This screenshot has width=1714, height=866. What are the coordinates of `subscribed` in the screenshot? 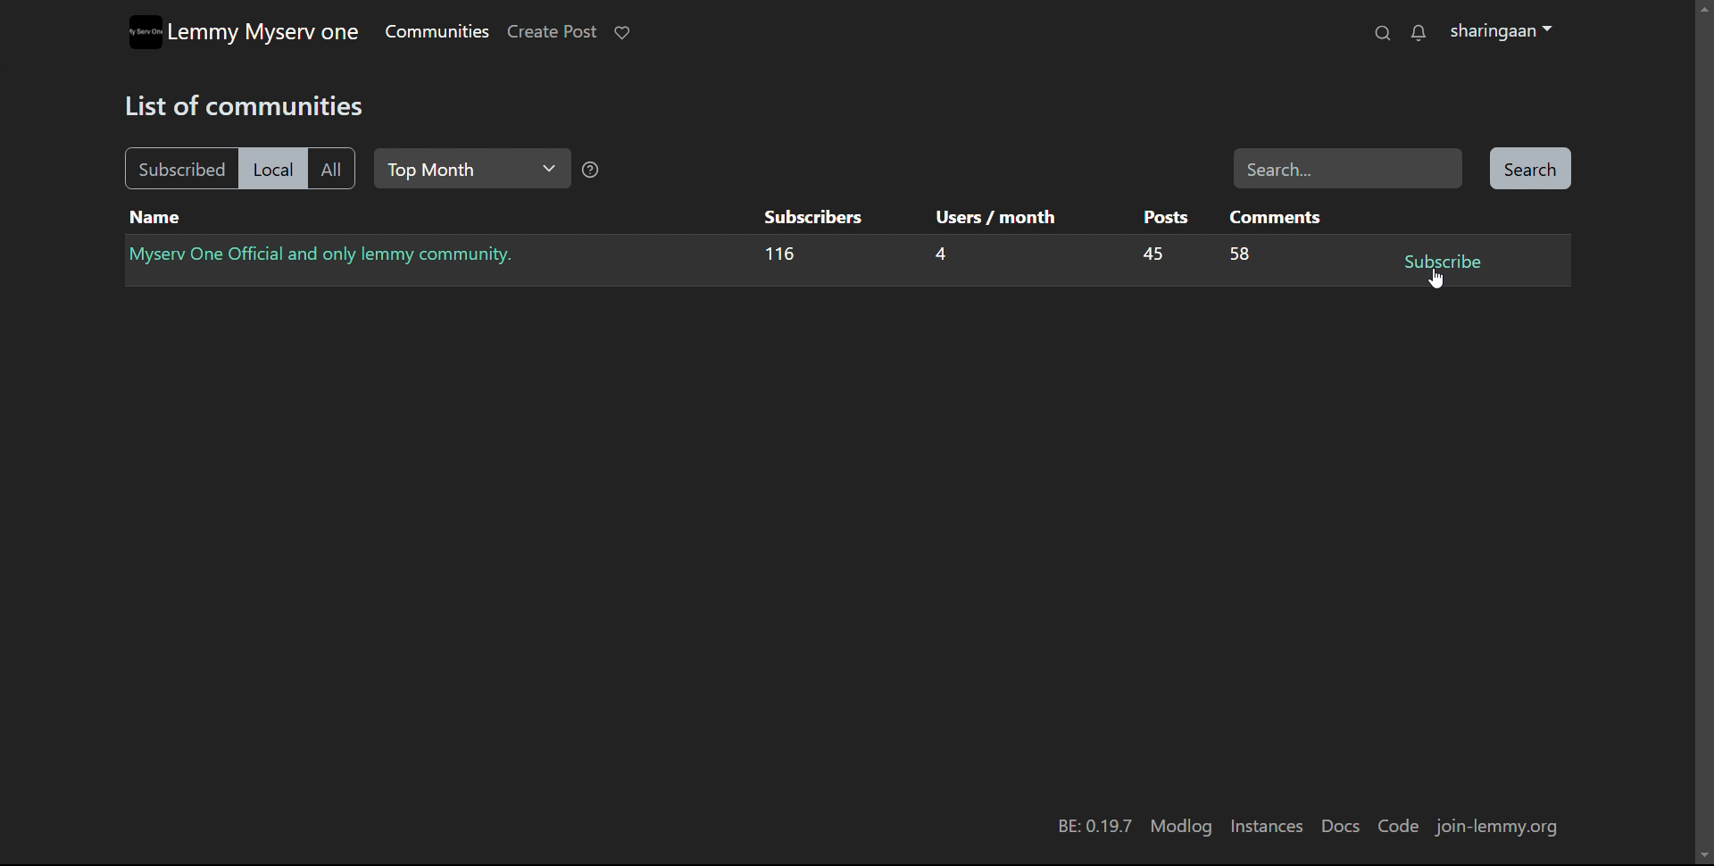 It's located at (179, 168).